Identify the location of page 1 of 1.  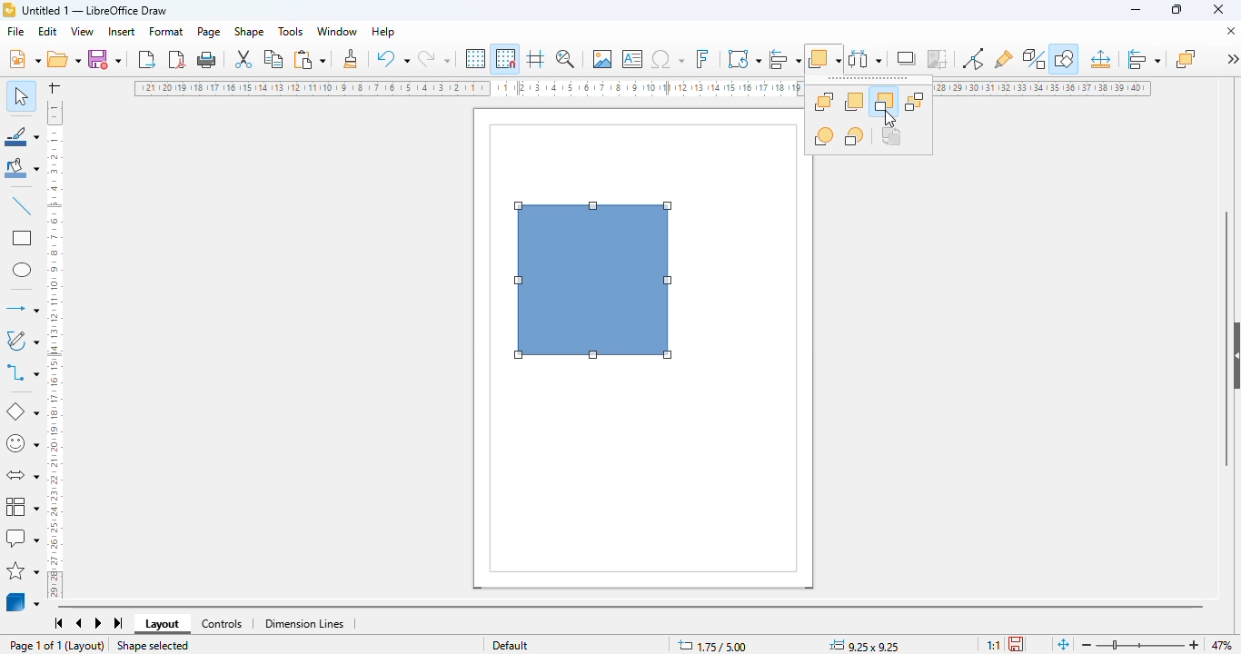
(35, 645).